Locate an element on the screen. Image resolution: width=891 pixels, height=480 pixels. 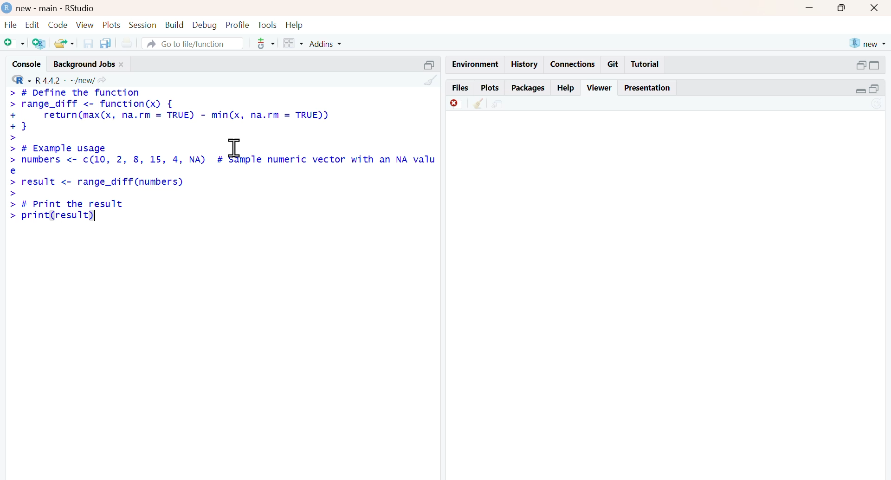
grid is located at coordinates (294, 44).